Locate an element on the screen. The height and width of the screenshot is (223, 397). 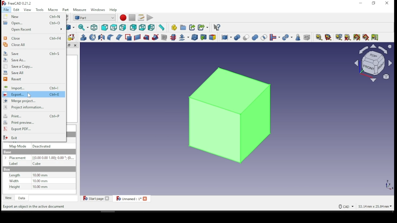
revert is located at coordinates (27, 79).